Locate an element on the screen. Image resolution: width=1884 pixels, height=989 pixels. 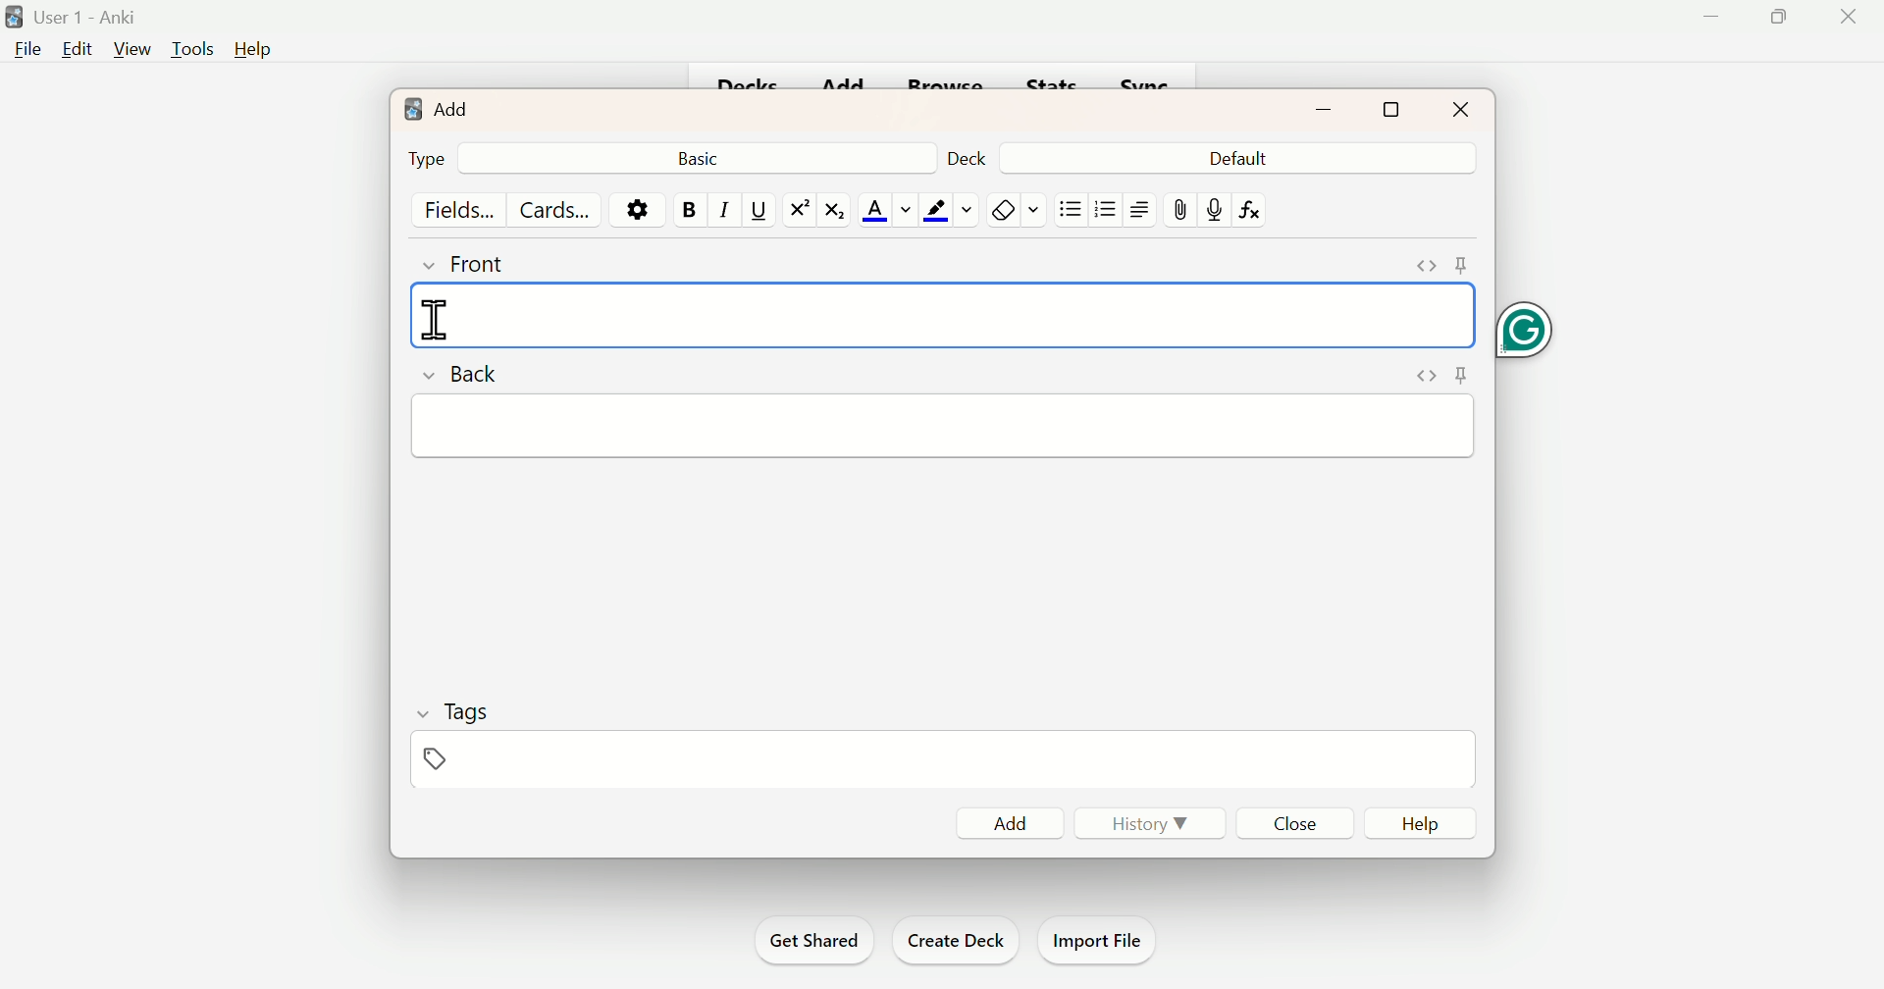
View is located at coordinates (130, 50).